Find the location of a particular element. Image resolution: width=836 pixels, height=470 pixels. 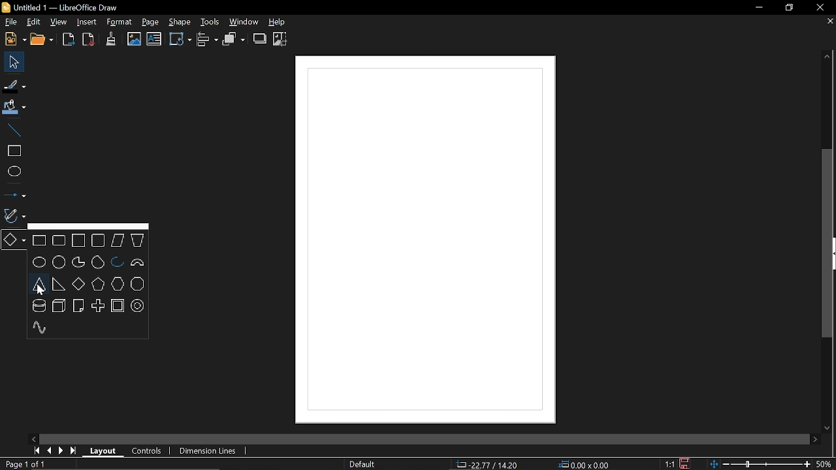

Page is located at coordinates (150, 22).